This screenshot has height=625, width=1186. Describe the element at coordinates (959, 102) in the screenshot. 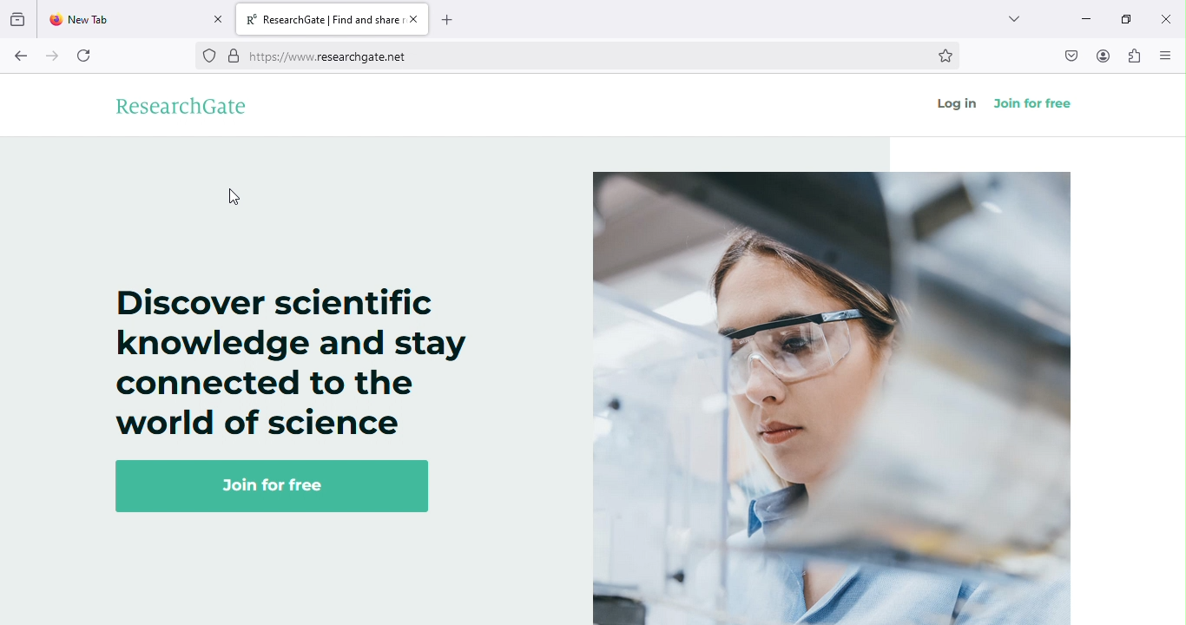

I see `log in` at that location.